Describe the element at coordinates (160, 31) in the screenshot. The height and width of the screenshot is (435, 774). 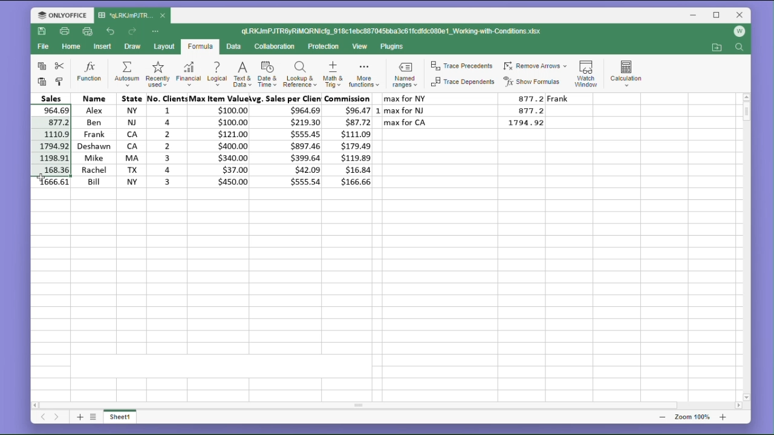
I see `customize quick access toolbar` at that location.